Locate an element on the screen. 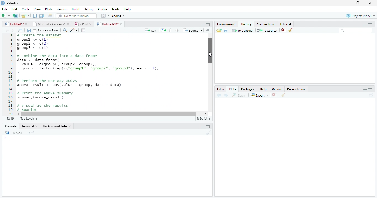  Show in new window is located at coordinates (21, 30).